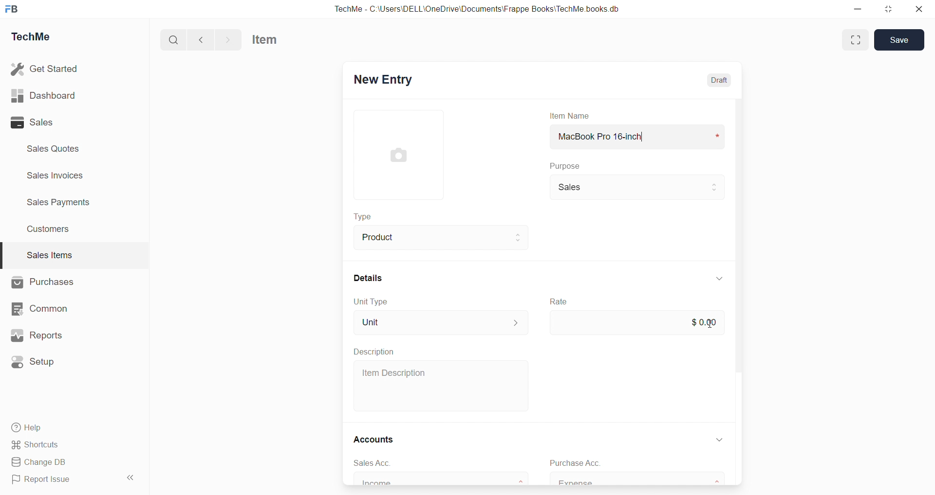  What do you see at coordinates (37, 445) in the screenshot?
I see `Shortcuts` at bounding box center [37, 445].